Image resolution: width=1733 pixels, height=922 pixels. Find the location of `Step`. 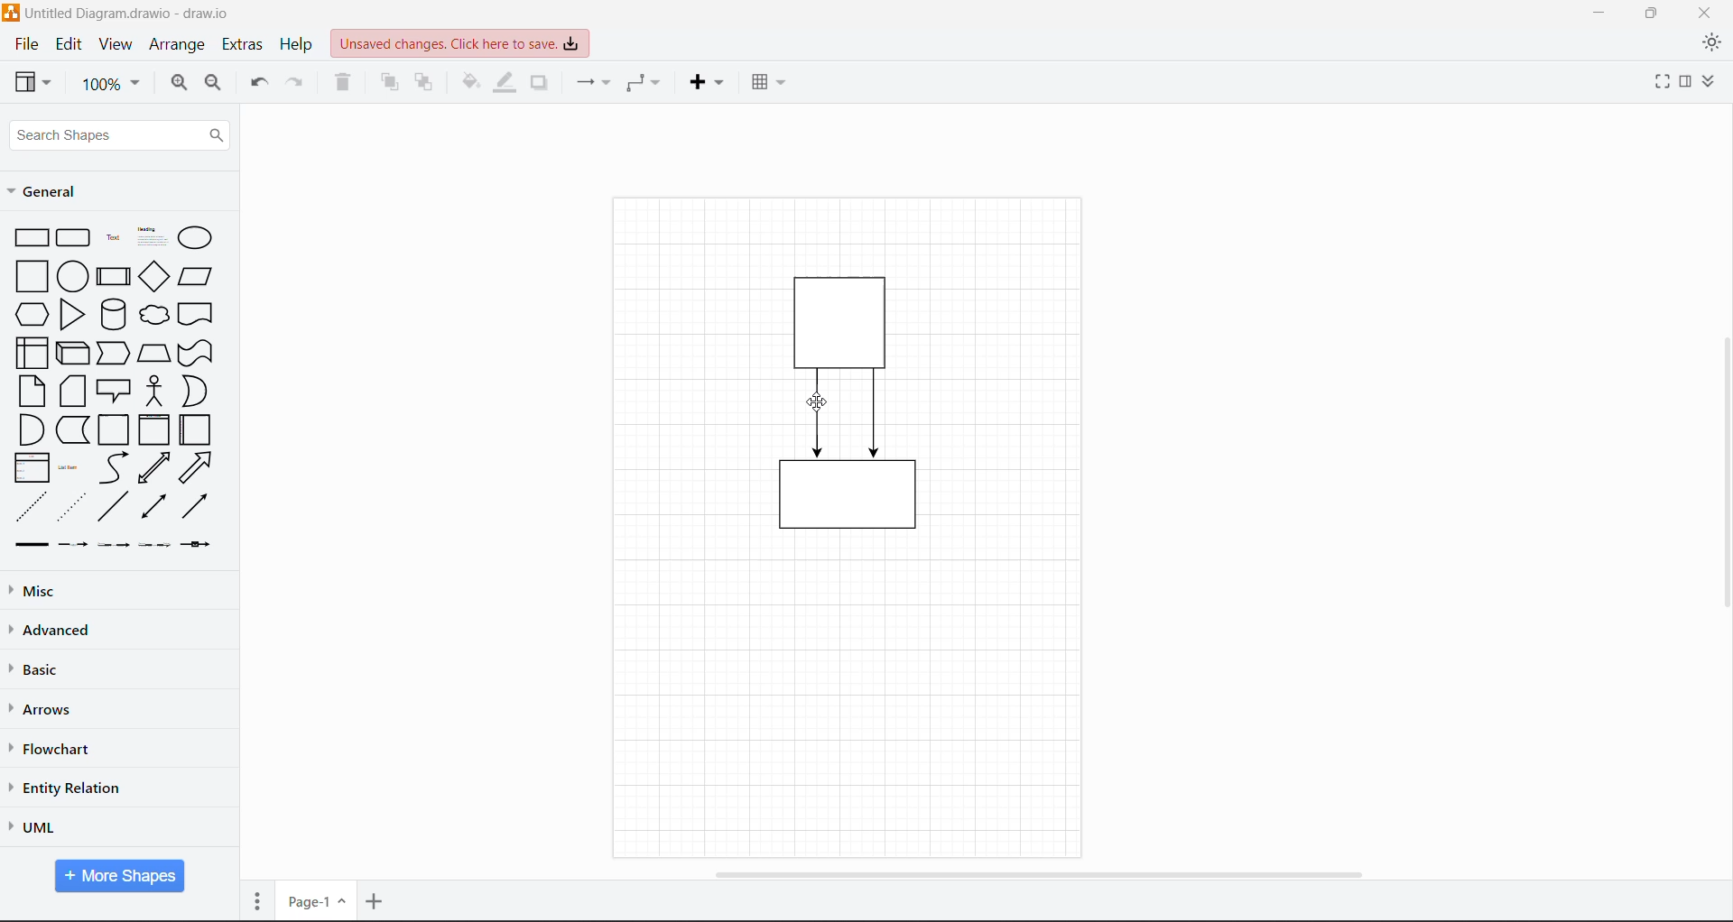

Step is located at coordinates (114, 351).